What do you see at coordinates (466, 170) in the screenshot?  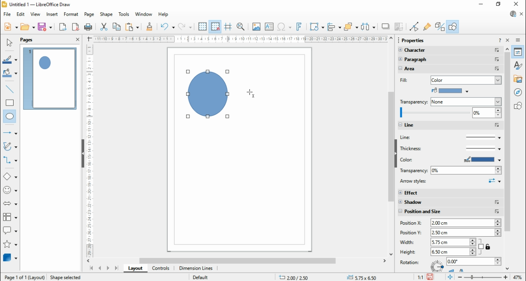 I see `0%` at bounding box center [466, 170].